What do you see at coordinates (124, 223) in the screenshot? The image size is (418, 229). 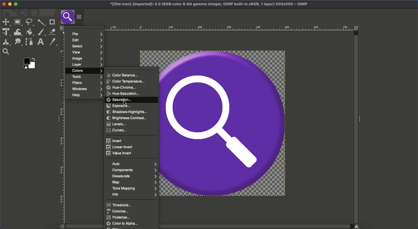 I see `Color to alpha` at bounding box center [124, 223].